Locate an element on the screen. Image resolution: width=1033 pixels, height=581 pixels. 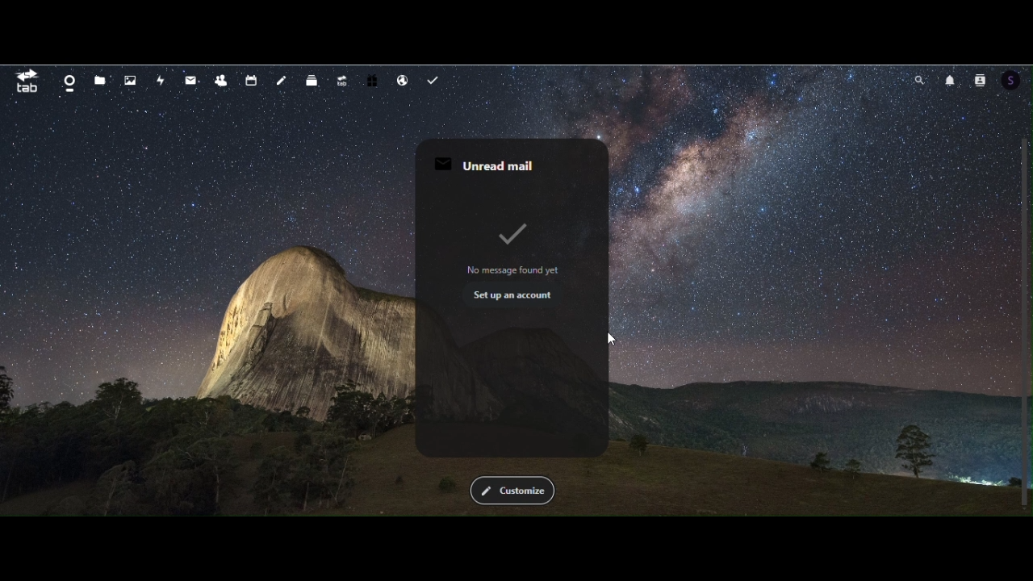
Account icon  is located at coordinates (1017, 82).